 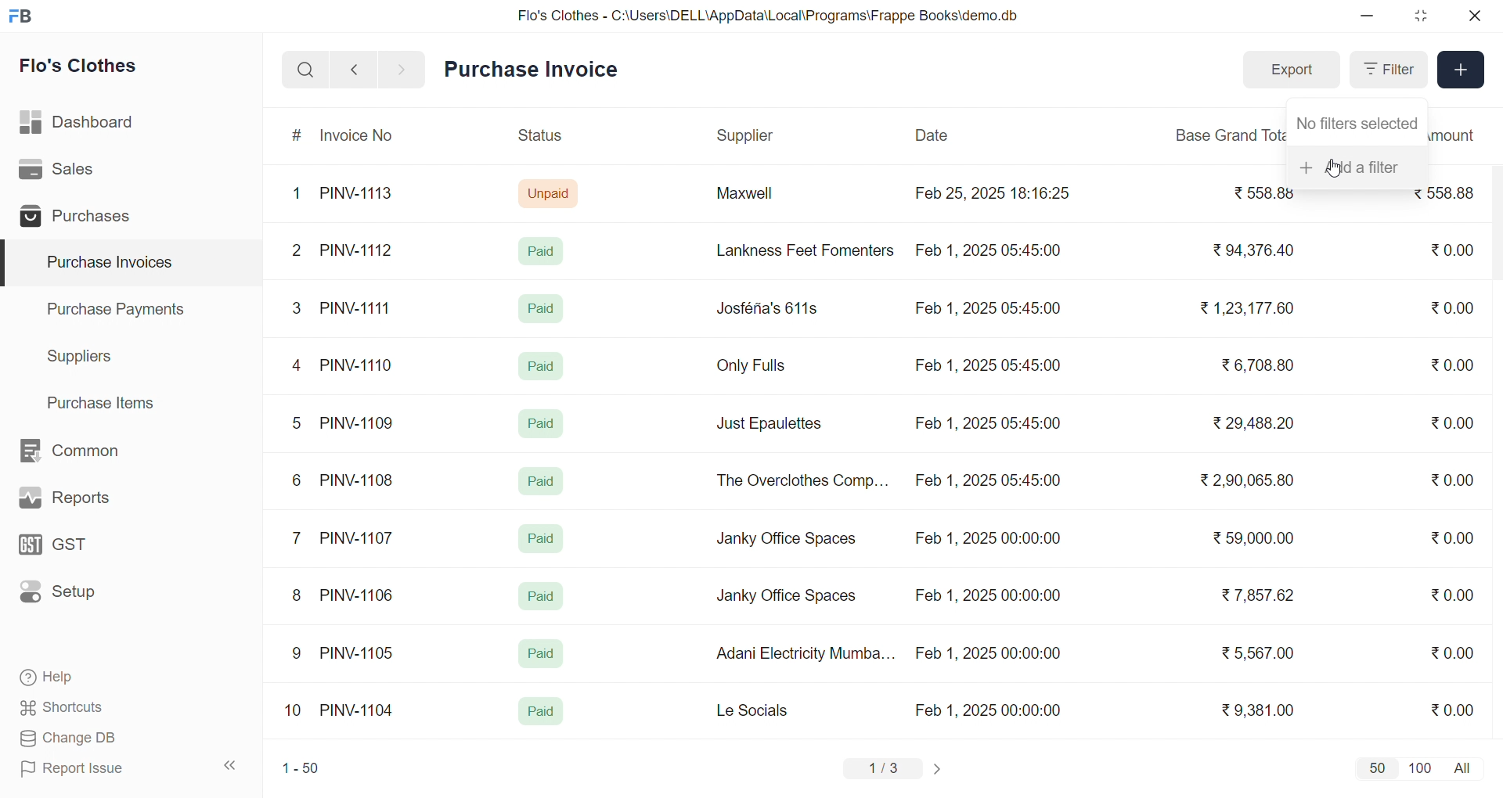 I want to click on Lankness Feet Fomenters, so click(x=795, y=250).